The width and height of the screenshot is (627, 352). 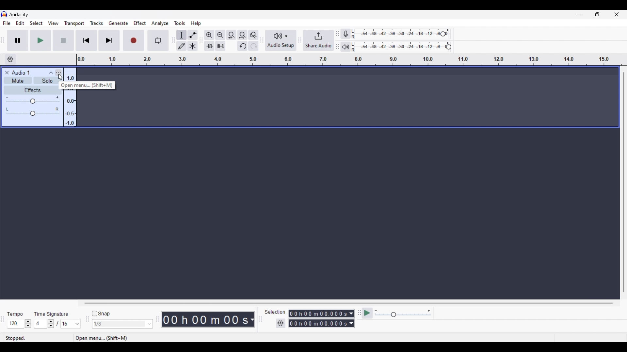 What do you see at coordinates (18, 40) in the screenshot?
I see `Pause` at bounding box center [18, 40].